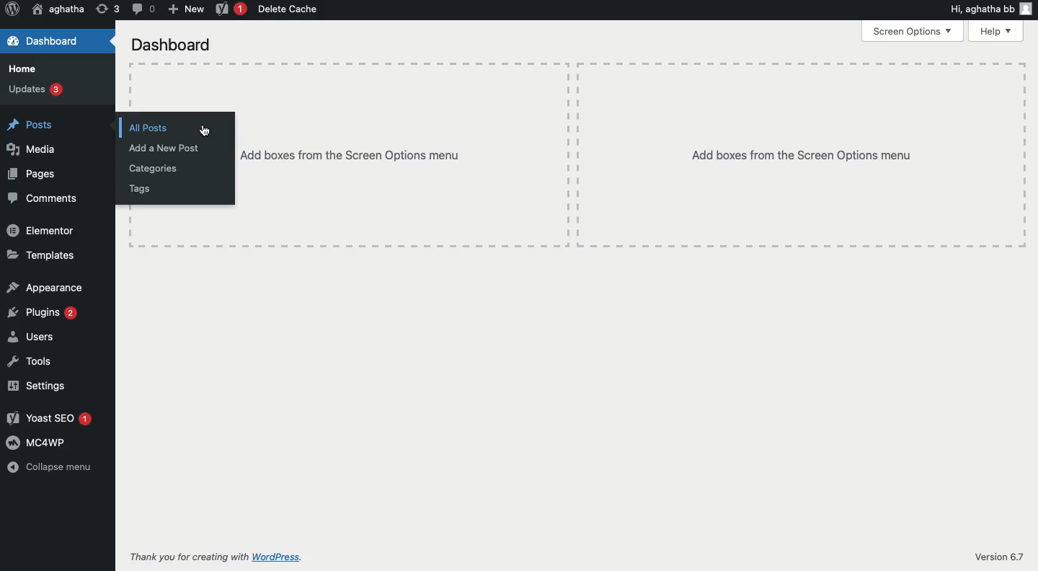 The image size is (1038, 571). Describe the element at coordinates (290, 10) in the screenshot. I see `Delete cache` at that location.